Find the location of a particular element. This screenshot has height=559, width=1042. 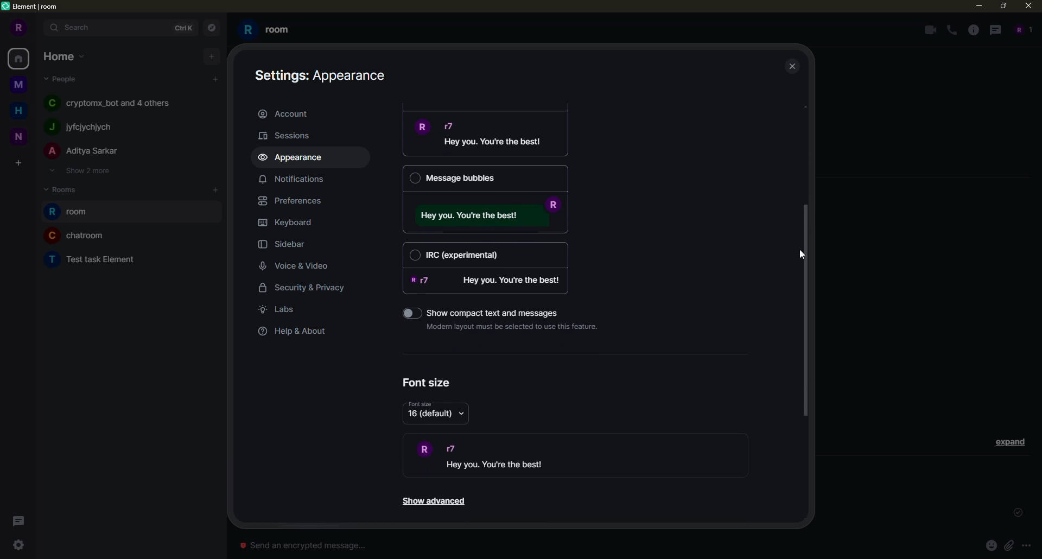

video call is located at coordinates (928, 30).